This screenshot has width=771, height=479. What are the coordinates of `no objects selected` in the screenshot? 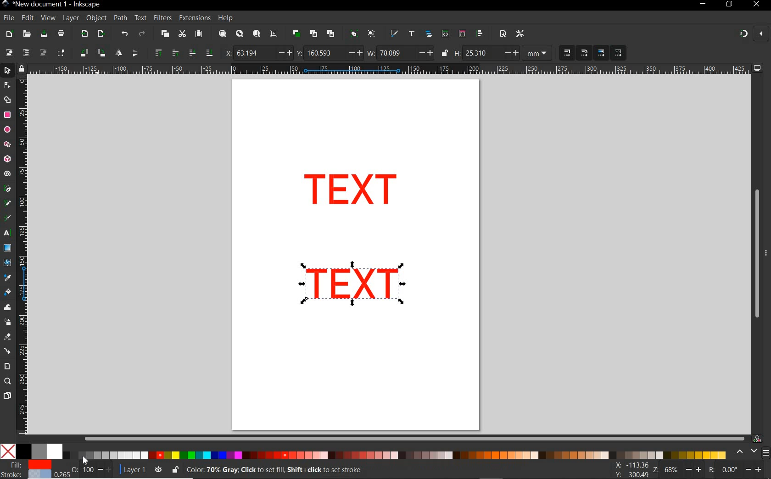 It's located at (352, 470).